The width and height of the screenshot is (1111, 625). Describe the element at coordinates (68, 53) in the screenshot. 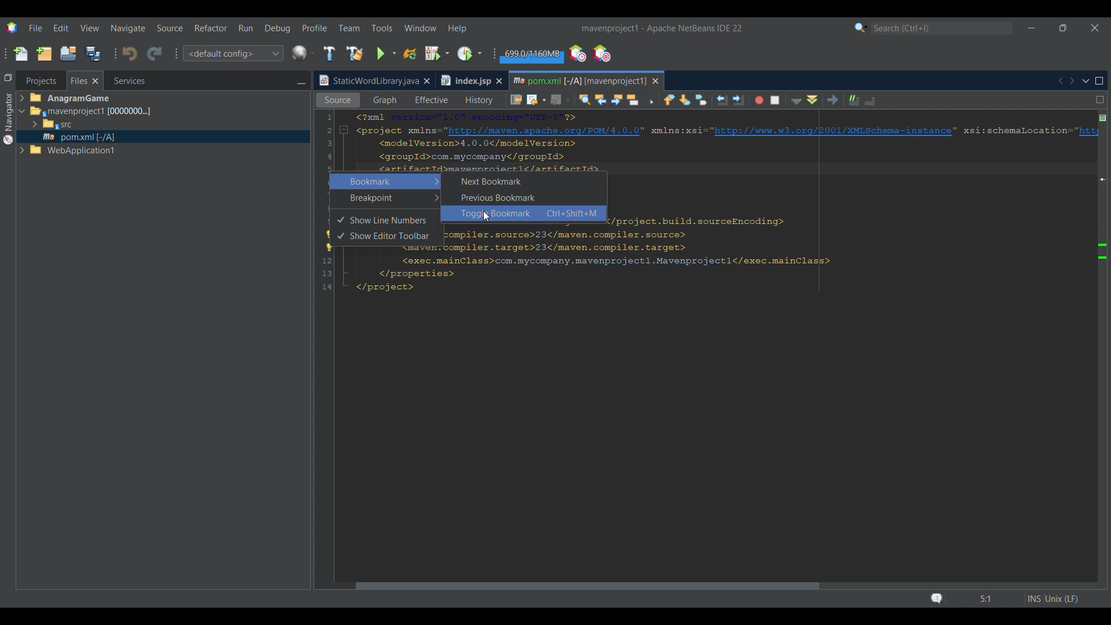

I see `Open project` at that location.